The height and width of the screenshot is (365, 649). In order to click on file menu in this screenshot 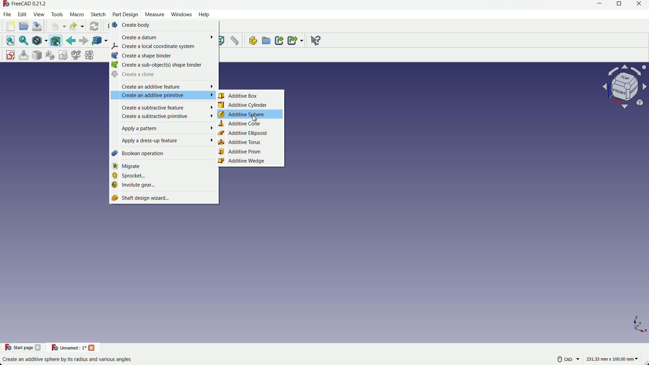, I will do `click(7, 15)`.